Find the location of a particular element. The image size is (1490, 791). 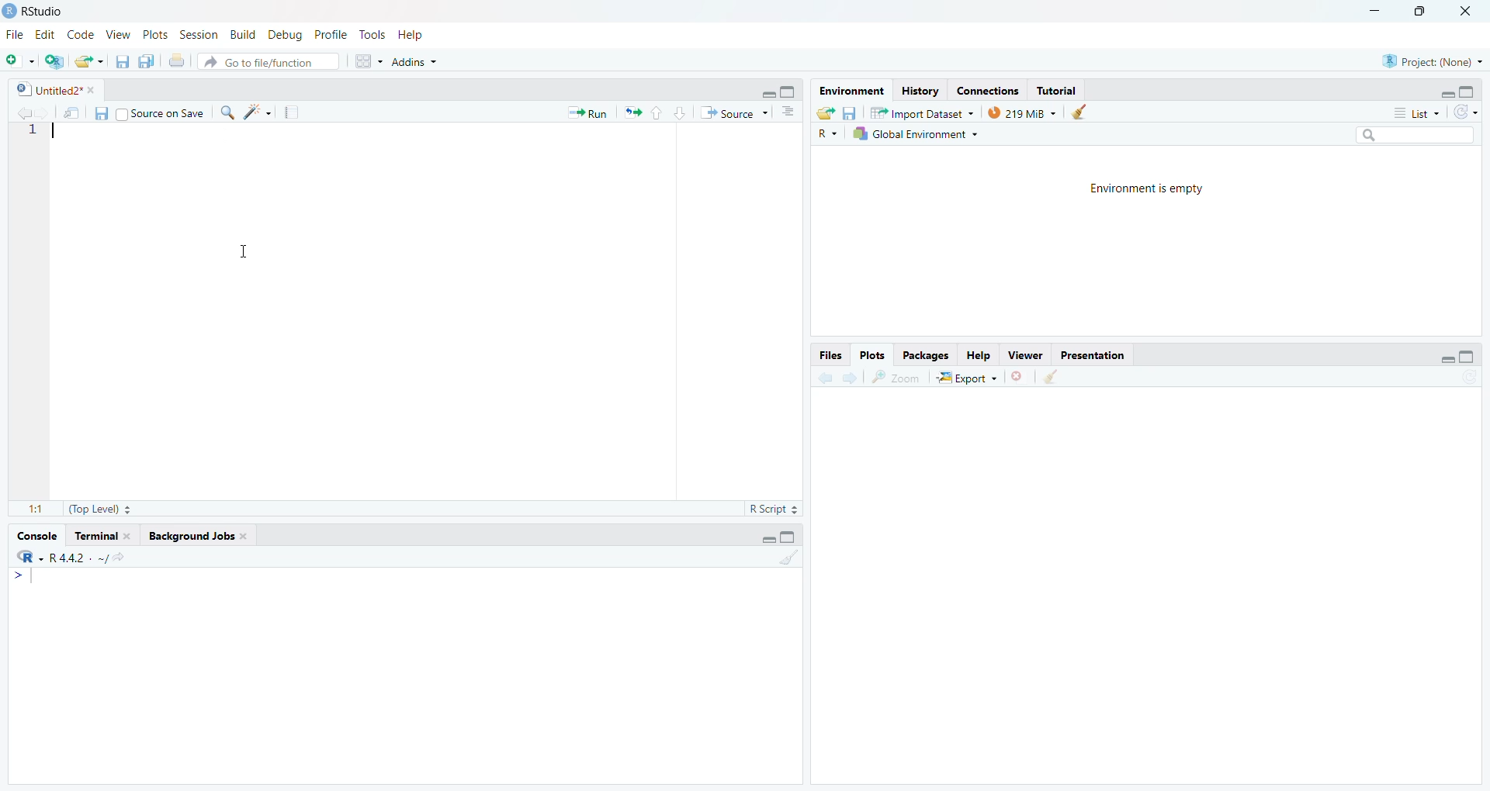

Clear is located at coordinates (1050, 377).